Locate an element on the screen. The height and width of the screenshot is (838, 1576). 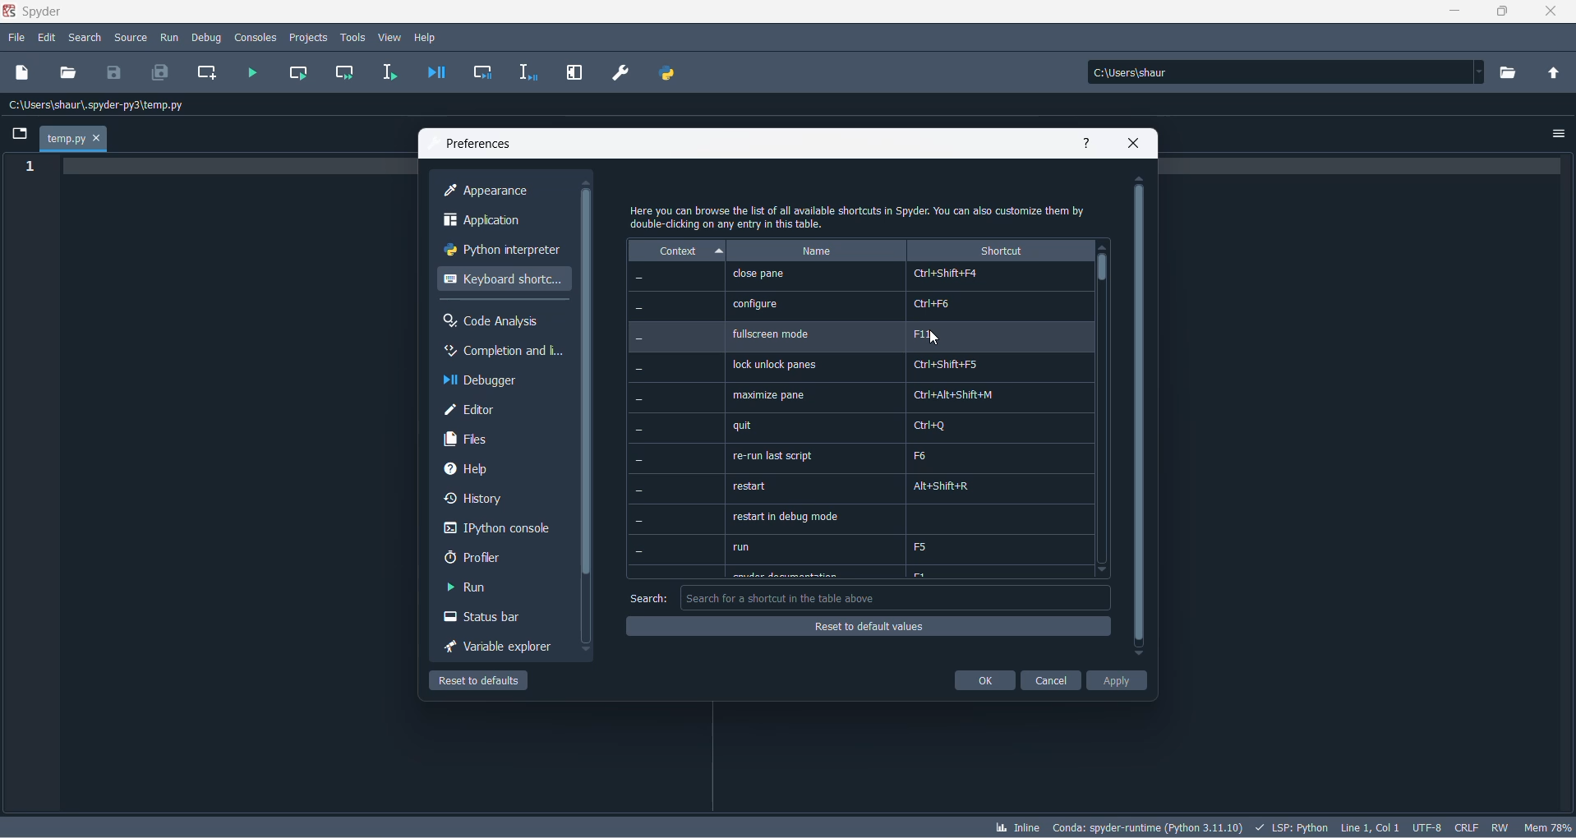
debug is located at coordinates (206, 35).